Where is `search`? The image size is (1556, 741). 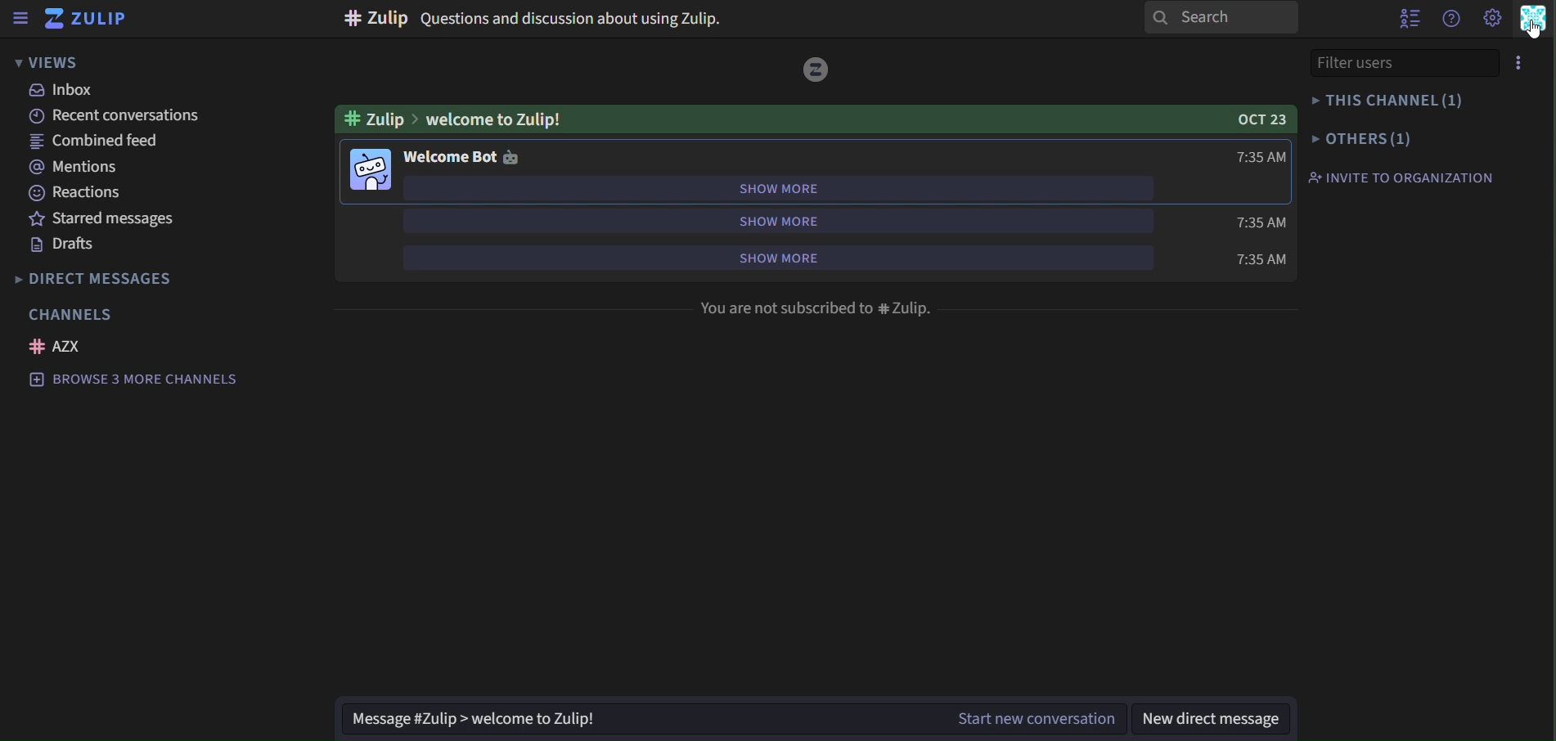
search is located at coordinates (1220, 18).